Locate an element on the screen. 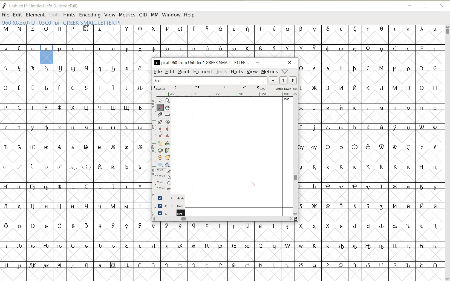 This screenshot has width=450, height=281. Glyph characters and numbers is located at coordinates (73, 153).